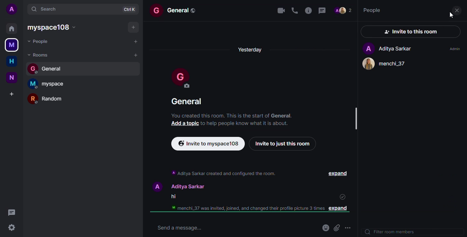 Image resolution: width=467 pixels, height=237 pixels. What do you see at coordinates (373, 10) in the screenshot?
I see `people` at bounding box center [373, 10].